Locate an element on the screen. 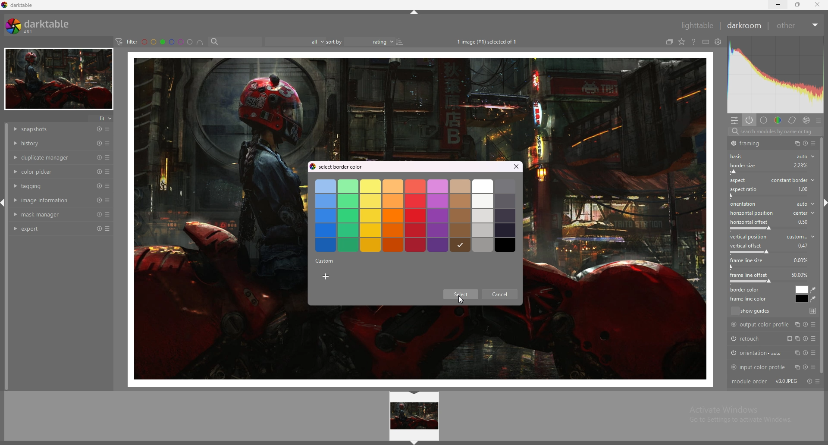  filter by images rating is located at coordinates (291, 41).